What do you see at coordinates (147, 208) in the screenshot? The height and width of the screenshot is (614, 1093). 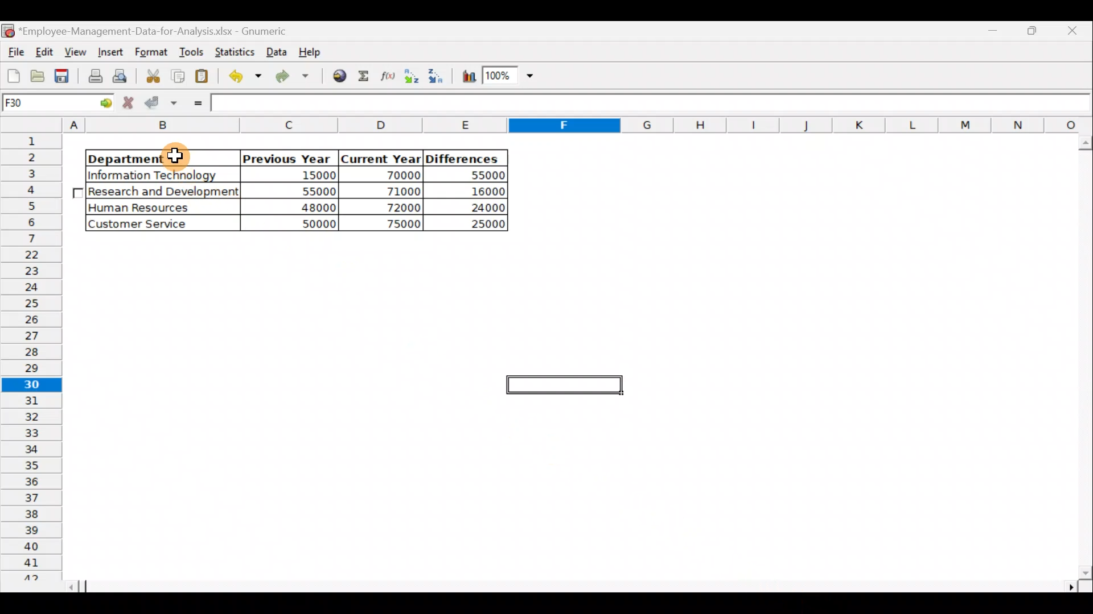 I see `Human Resources` at bounding box center [147, 208].